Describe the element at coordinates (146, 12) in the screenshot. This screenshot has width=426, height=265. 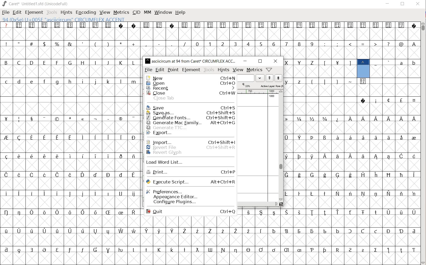
I see `MM` at that location.